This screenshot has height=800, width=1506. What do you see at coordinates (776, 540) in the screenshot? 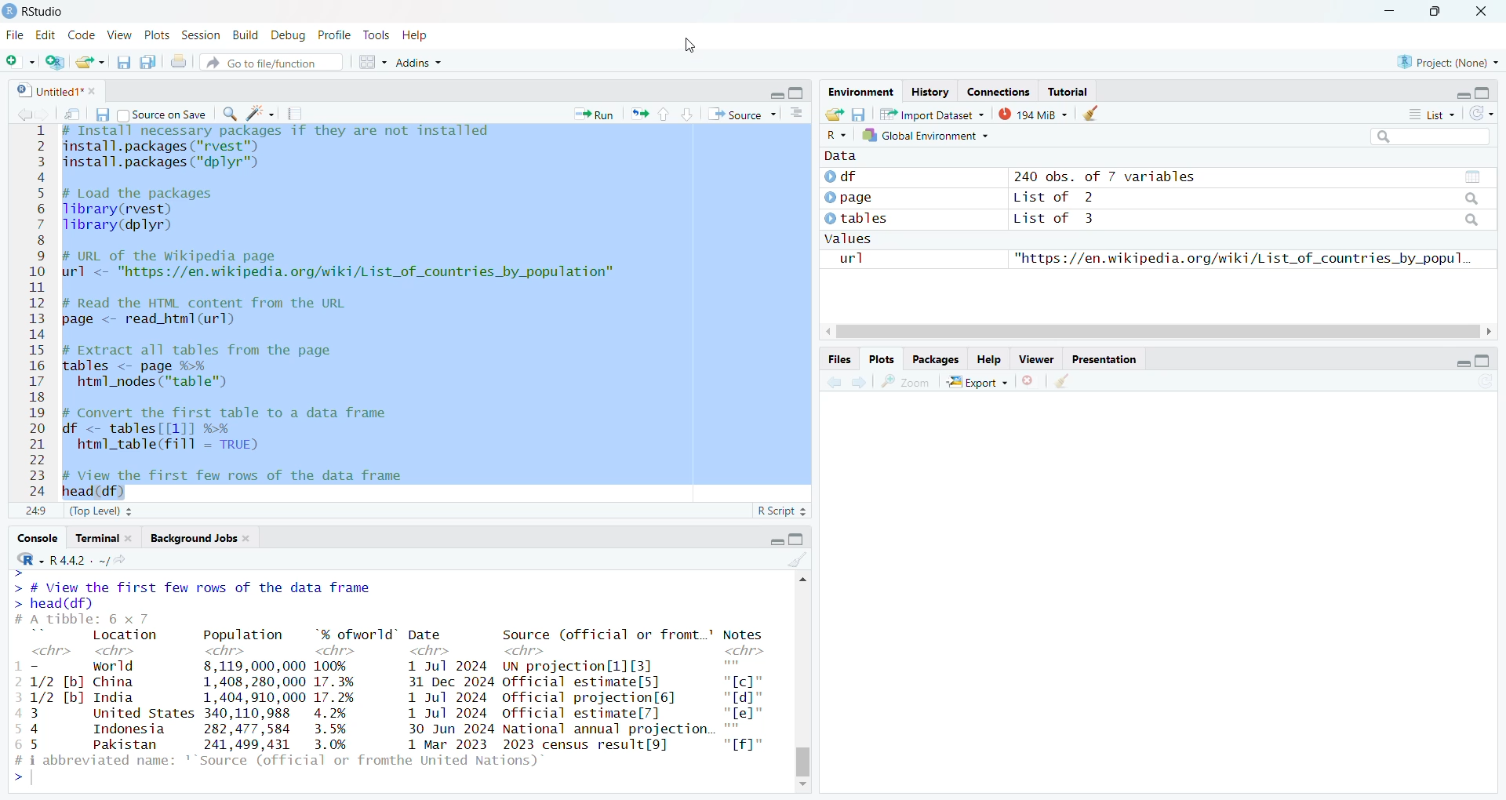
I see `minimize` at bounding box center [776, 540].